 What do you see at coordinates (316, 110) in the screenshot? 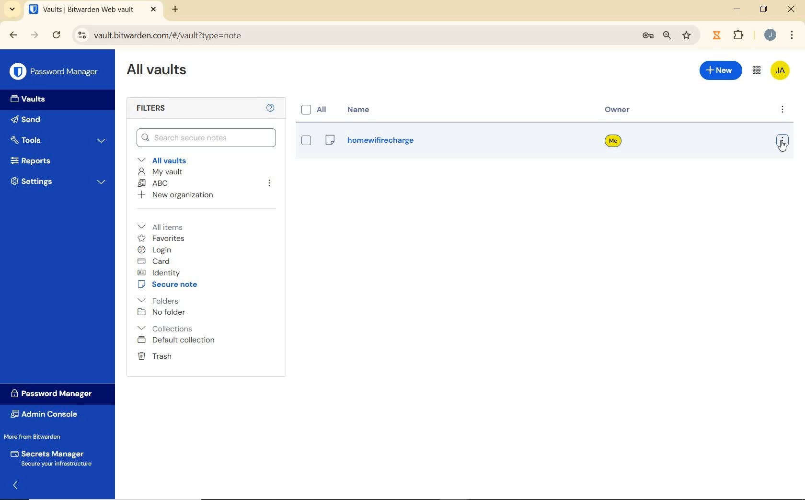
I see `all` at bounding box center [316, 110].